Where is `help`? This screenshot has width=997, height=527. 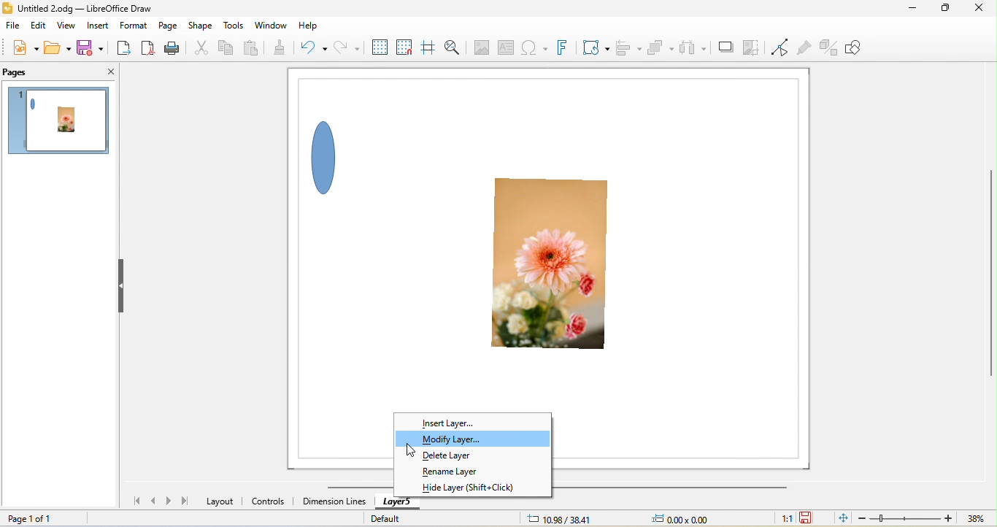 help is located at coordinates (309, 26).